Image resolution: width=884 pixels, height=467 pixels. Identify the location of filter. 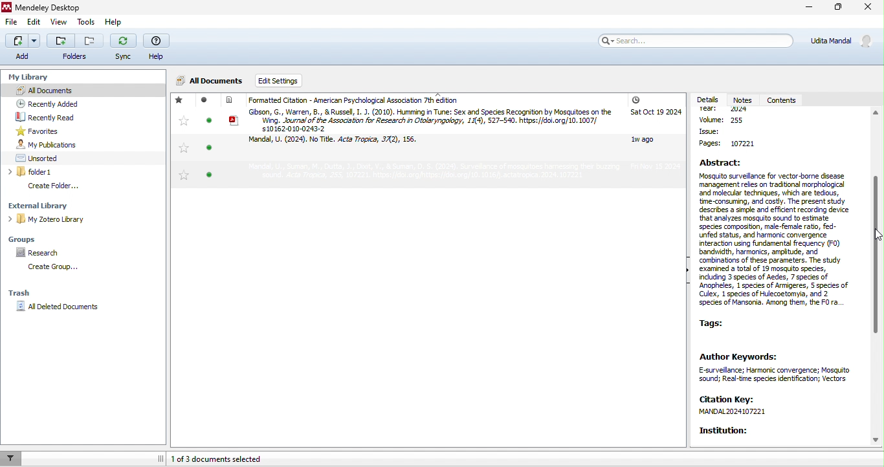
(12, 458).